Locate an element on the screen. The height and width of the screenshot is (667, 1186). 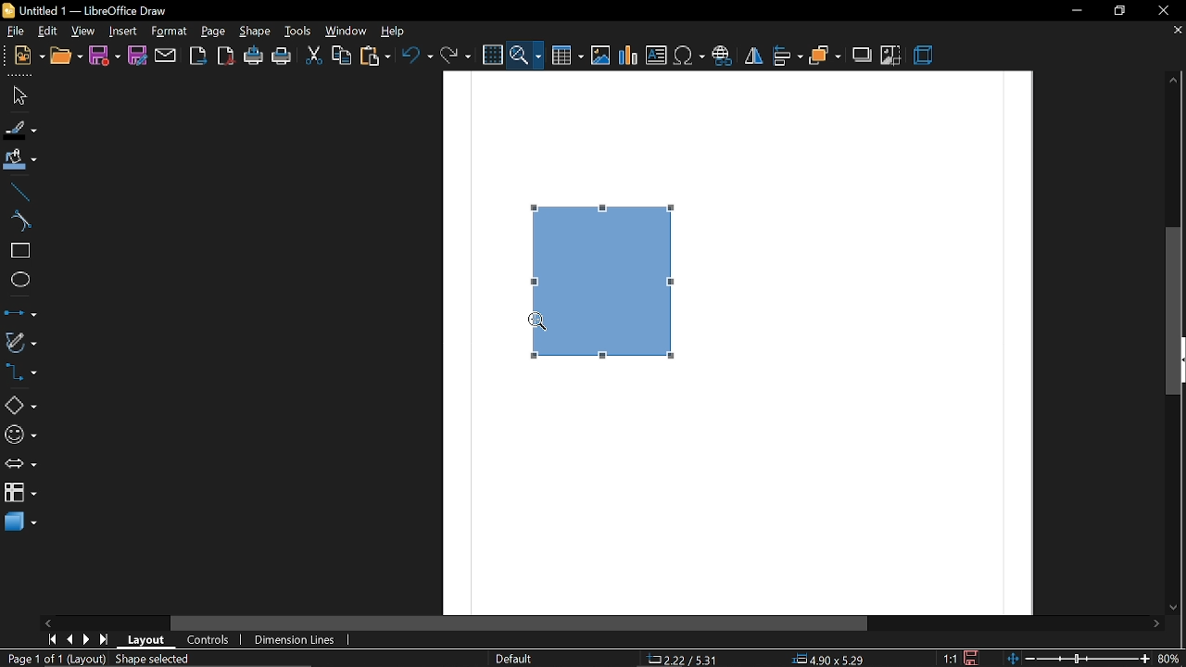
new is located at coordinates (29, 57).